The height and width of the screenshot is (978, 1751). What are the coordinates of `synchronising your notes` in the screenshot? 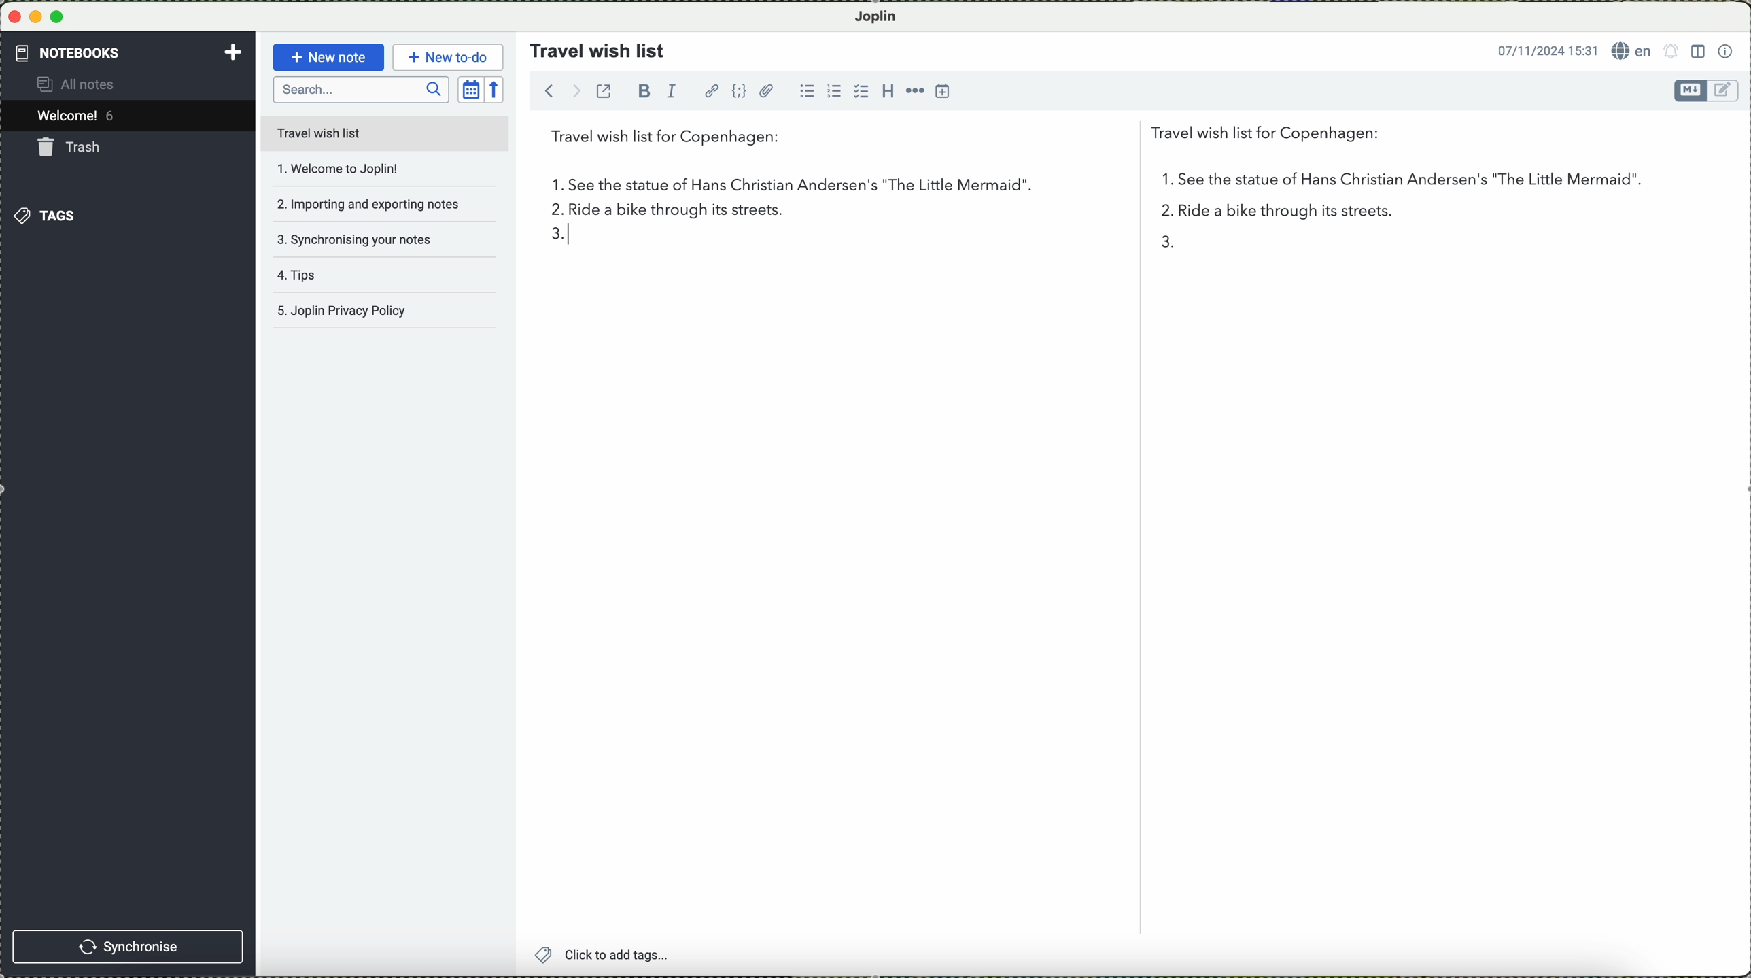 It's located at (366, 239).